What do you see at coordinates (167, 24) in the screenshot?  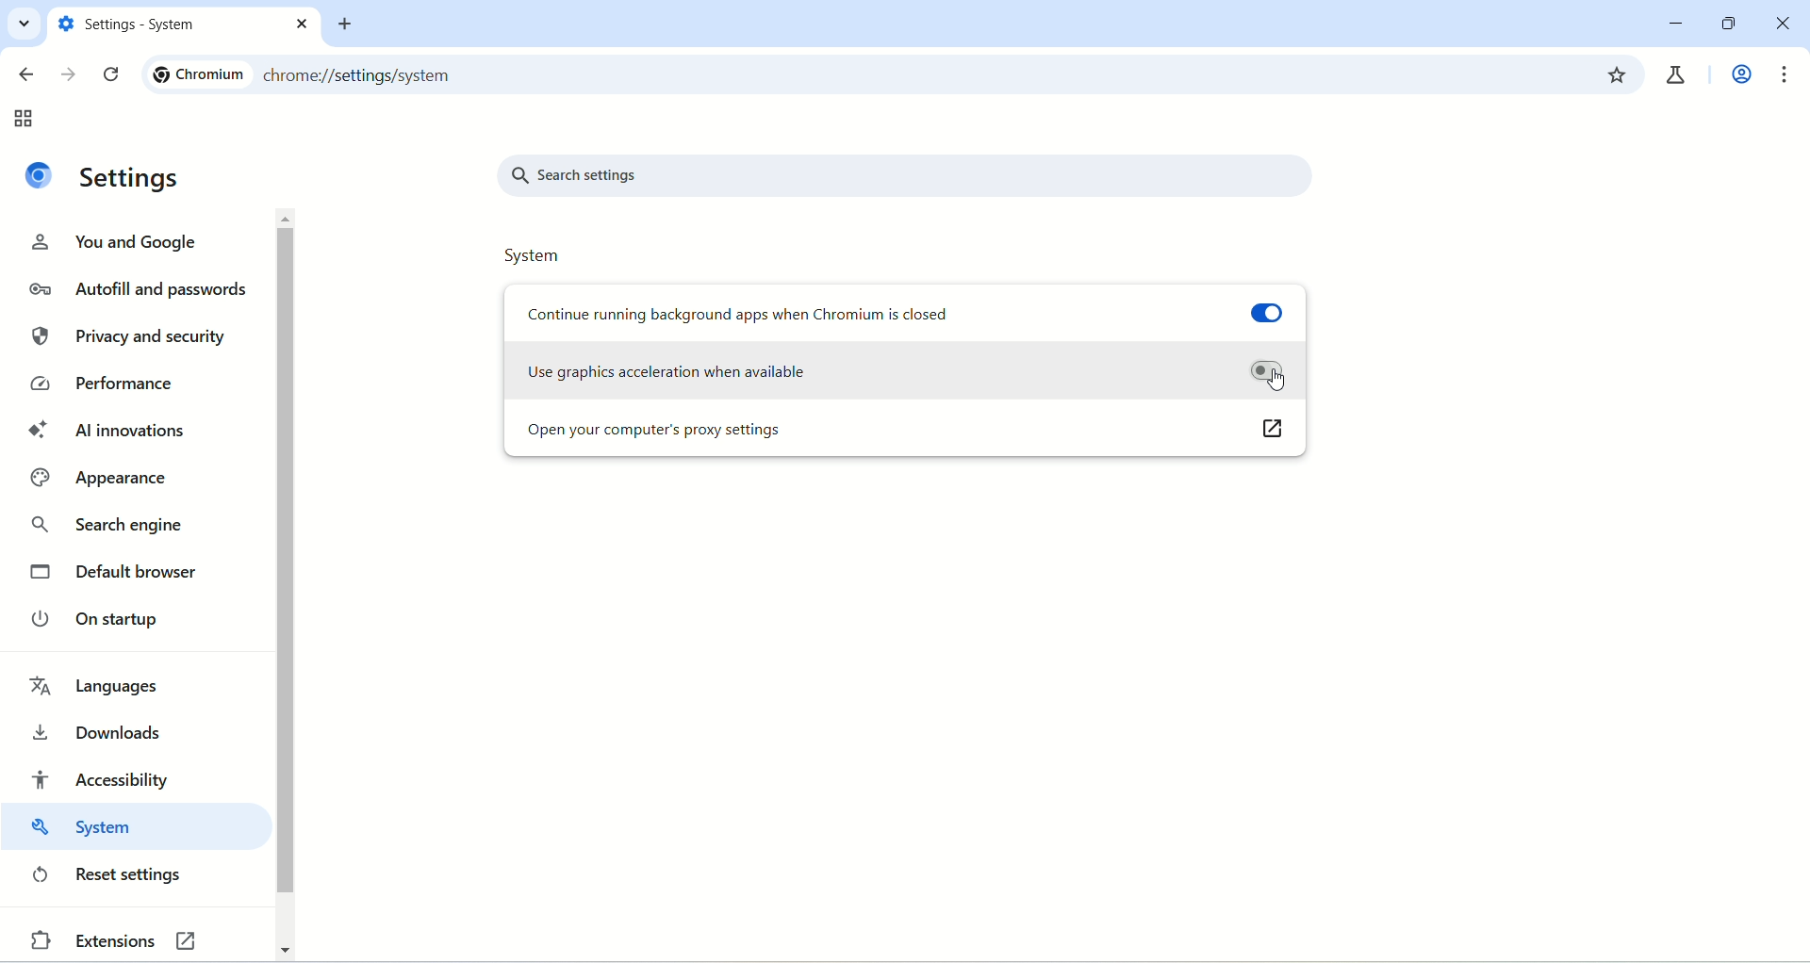 I see `setting - system` at bounding box center [167, 24].